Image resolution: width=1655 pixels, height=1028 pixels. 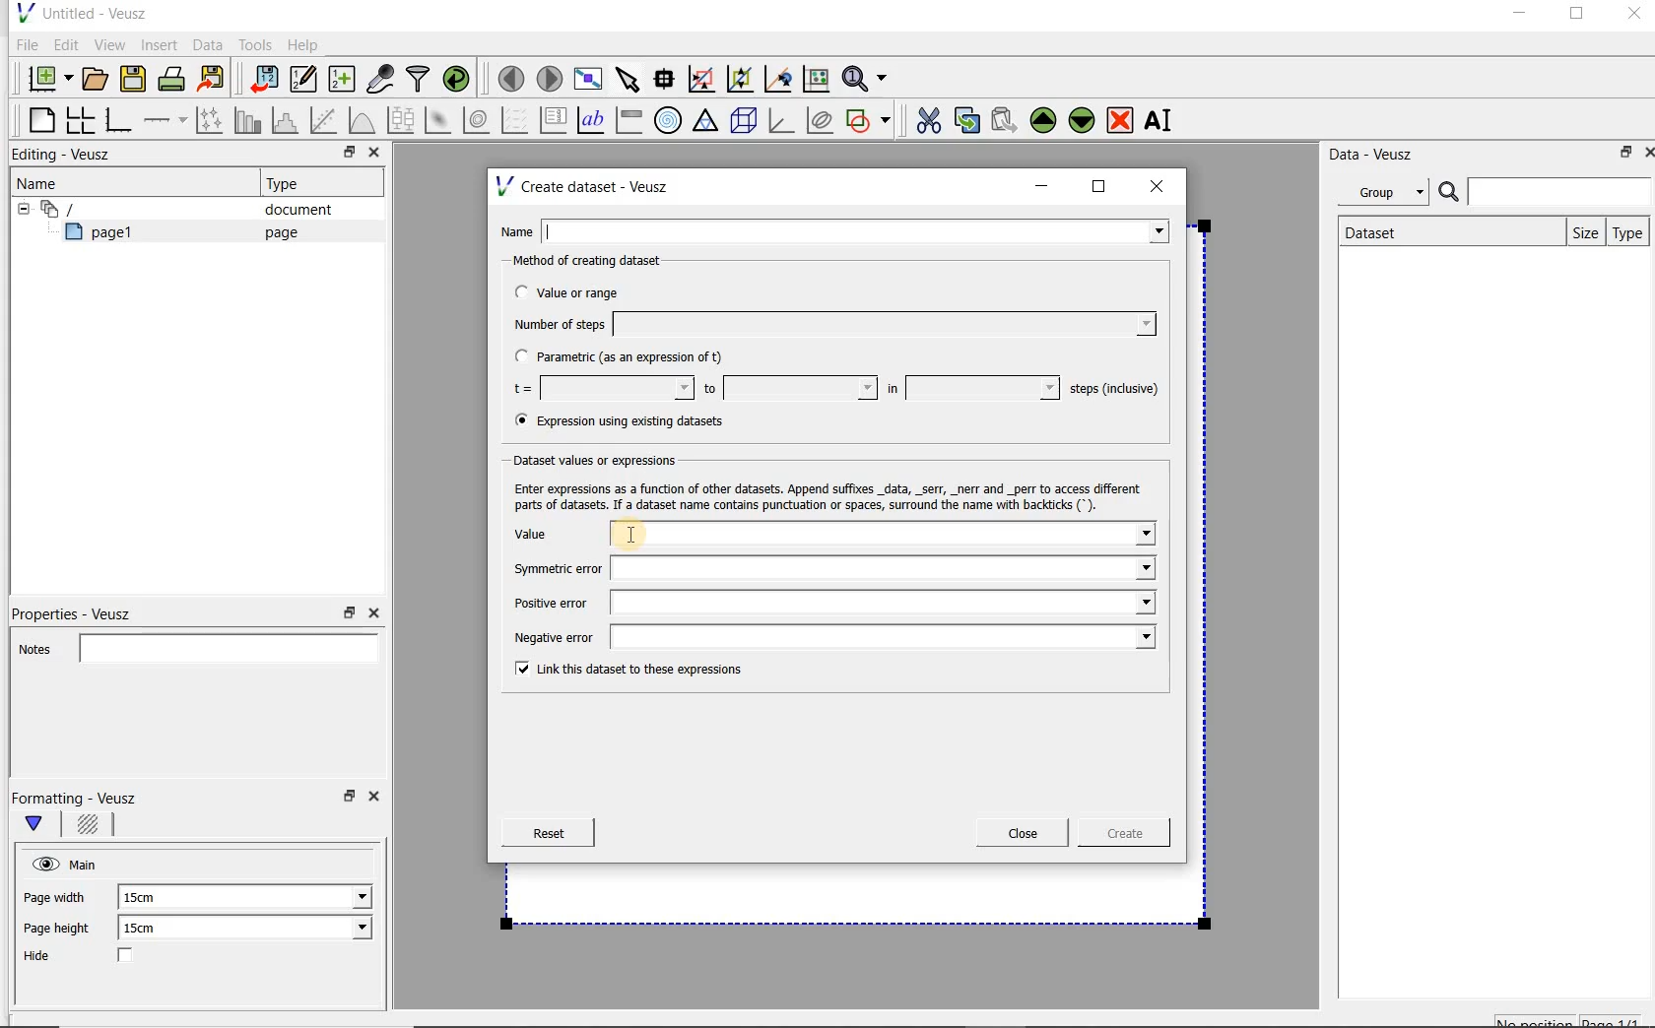 I want to click on Name, so click(x=839, y=229).